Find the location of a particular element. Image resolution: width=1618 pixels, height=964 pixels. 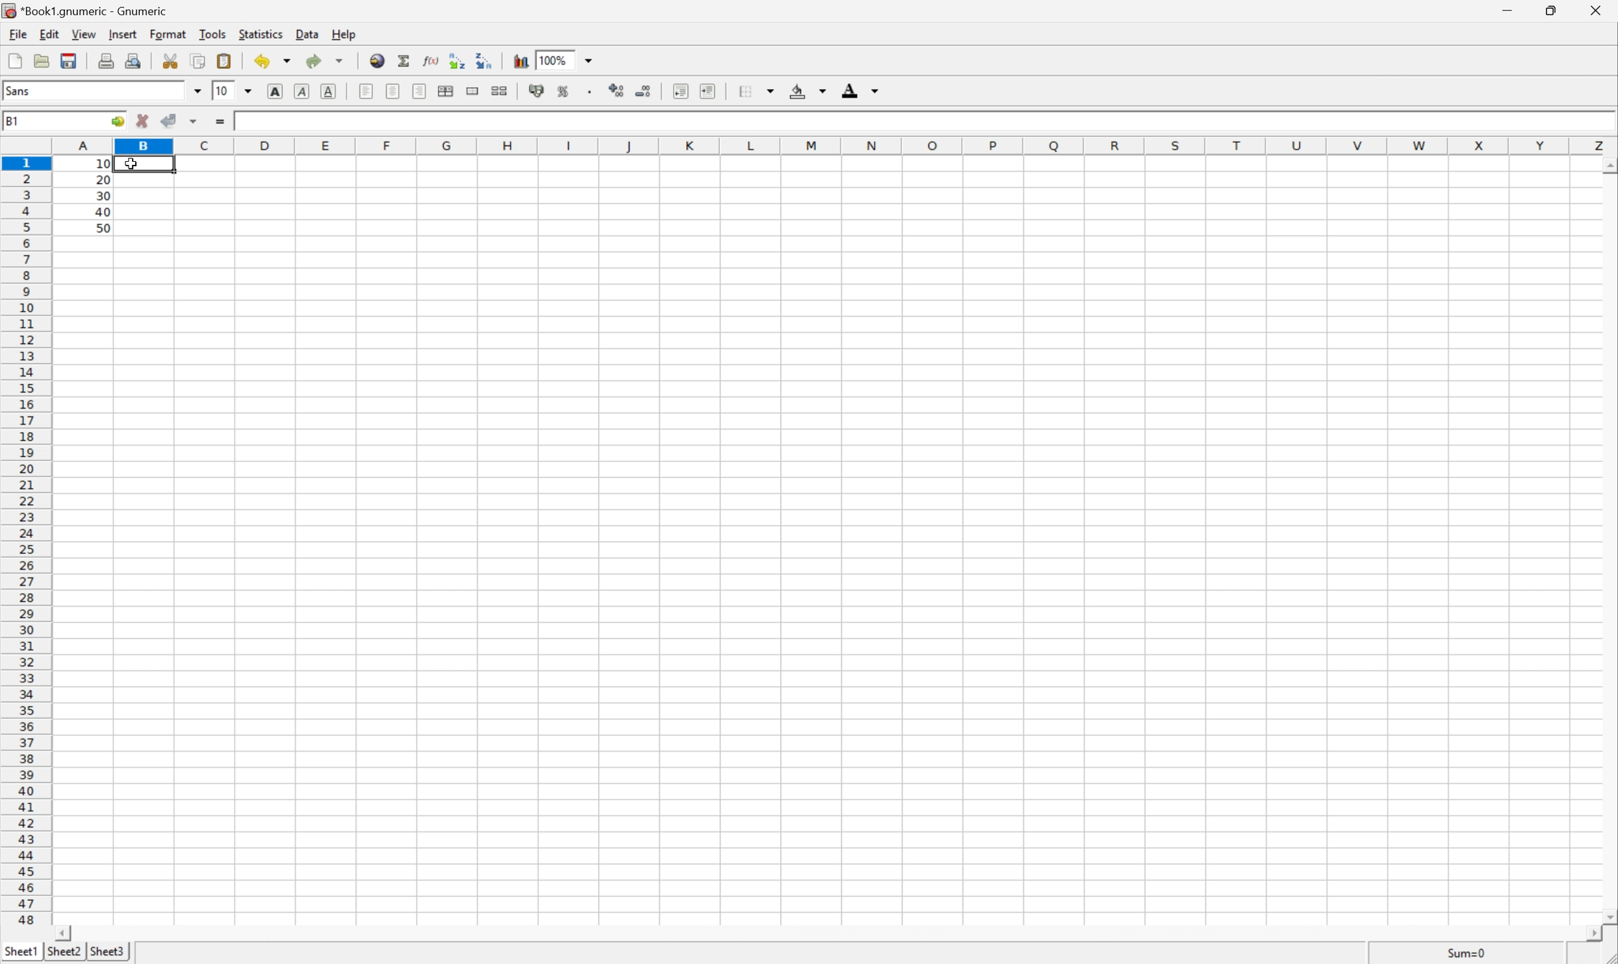

Sum=10 is located at coordinates (1465, 952).